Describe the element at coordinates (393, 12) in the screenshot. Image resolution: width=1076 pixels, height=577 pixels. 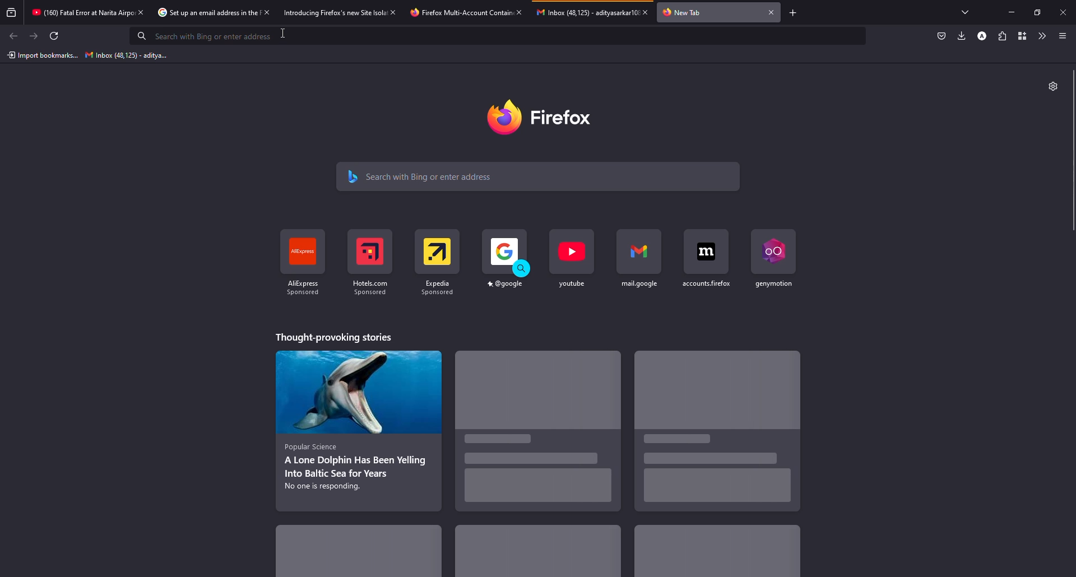
I see `close` at that location.